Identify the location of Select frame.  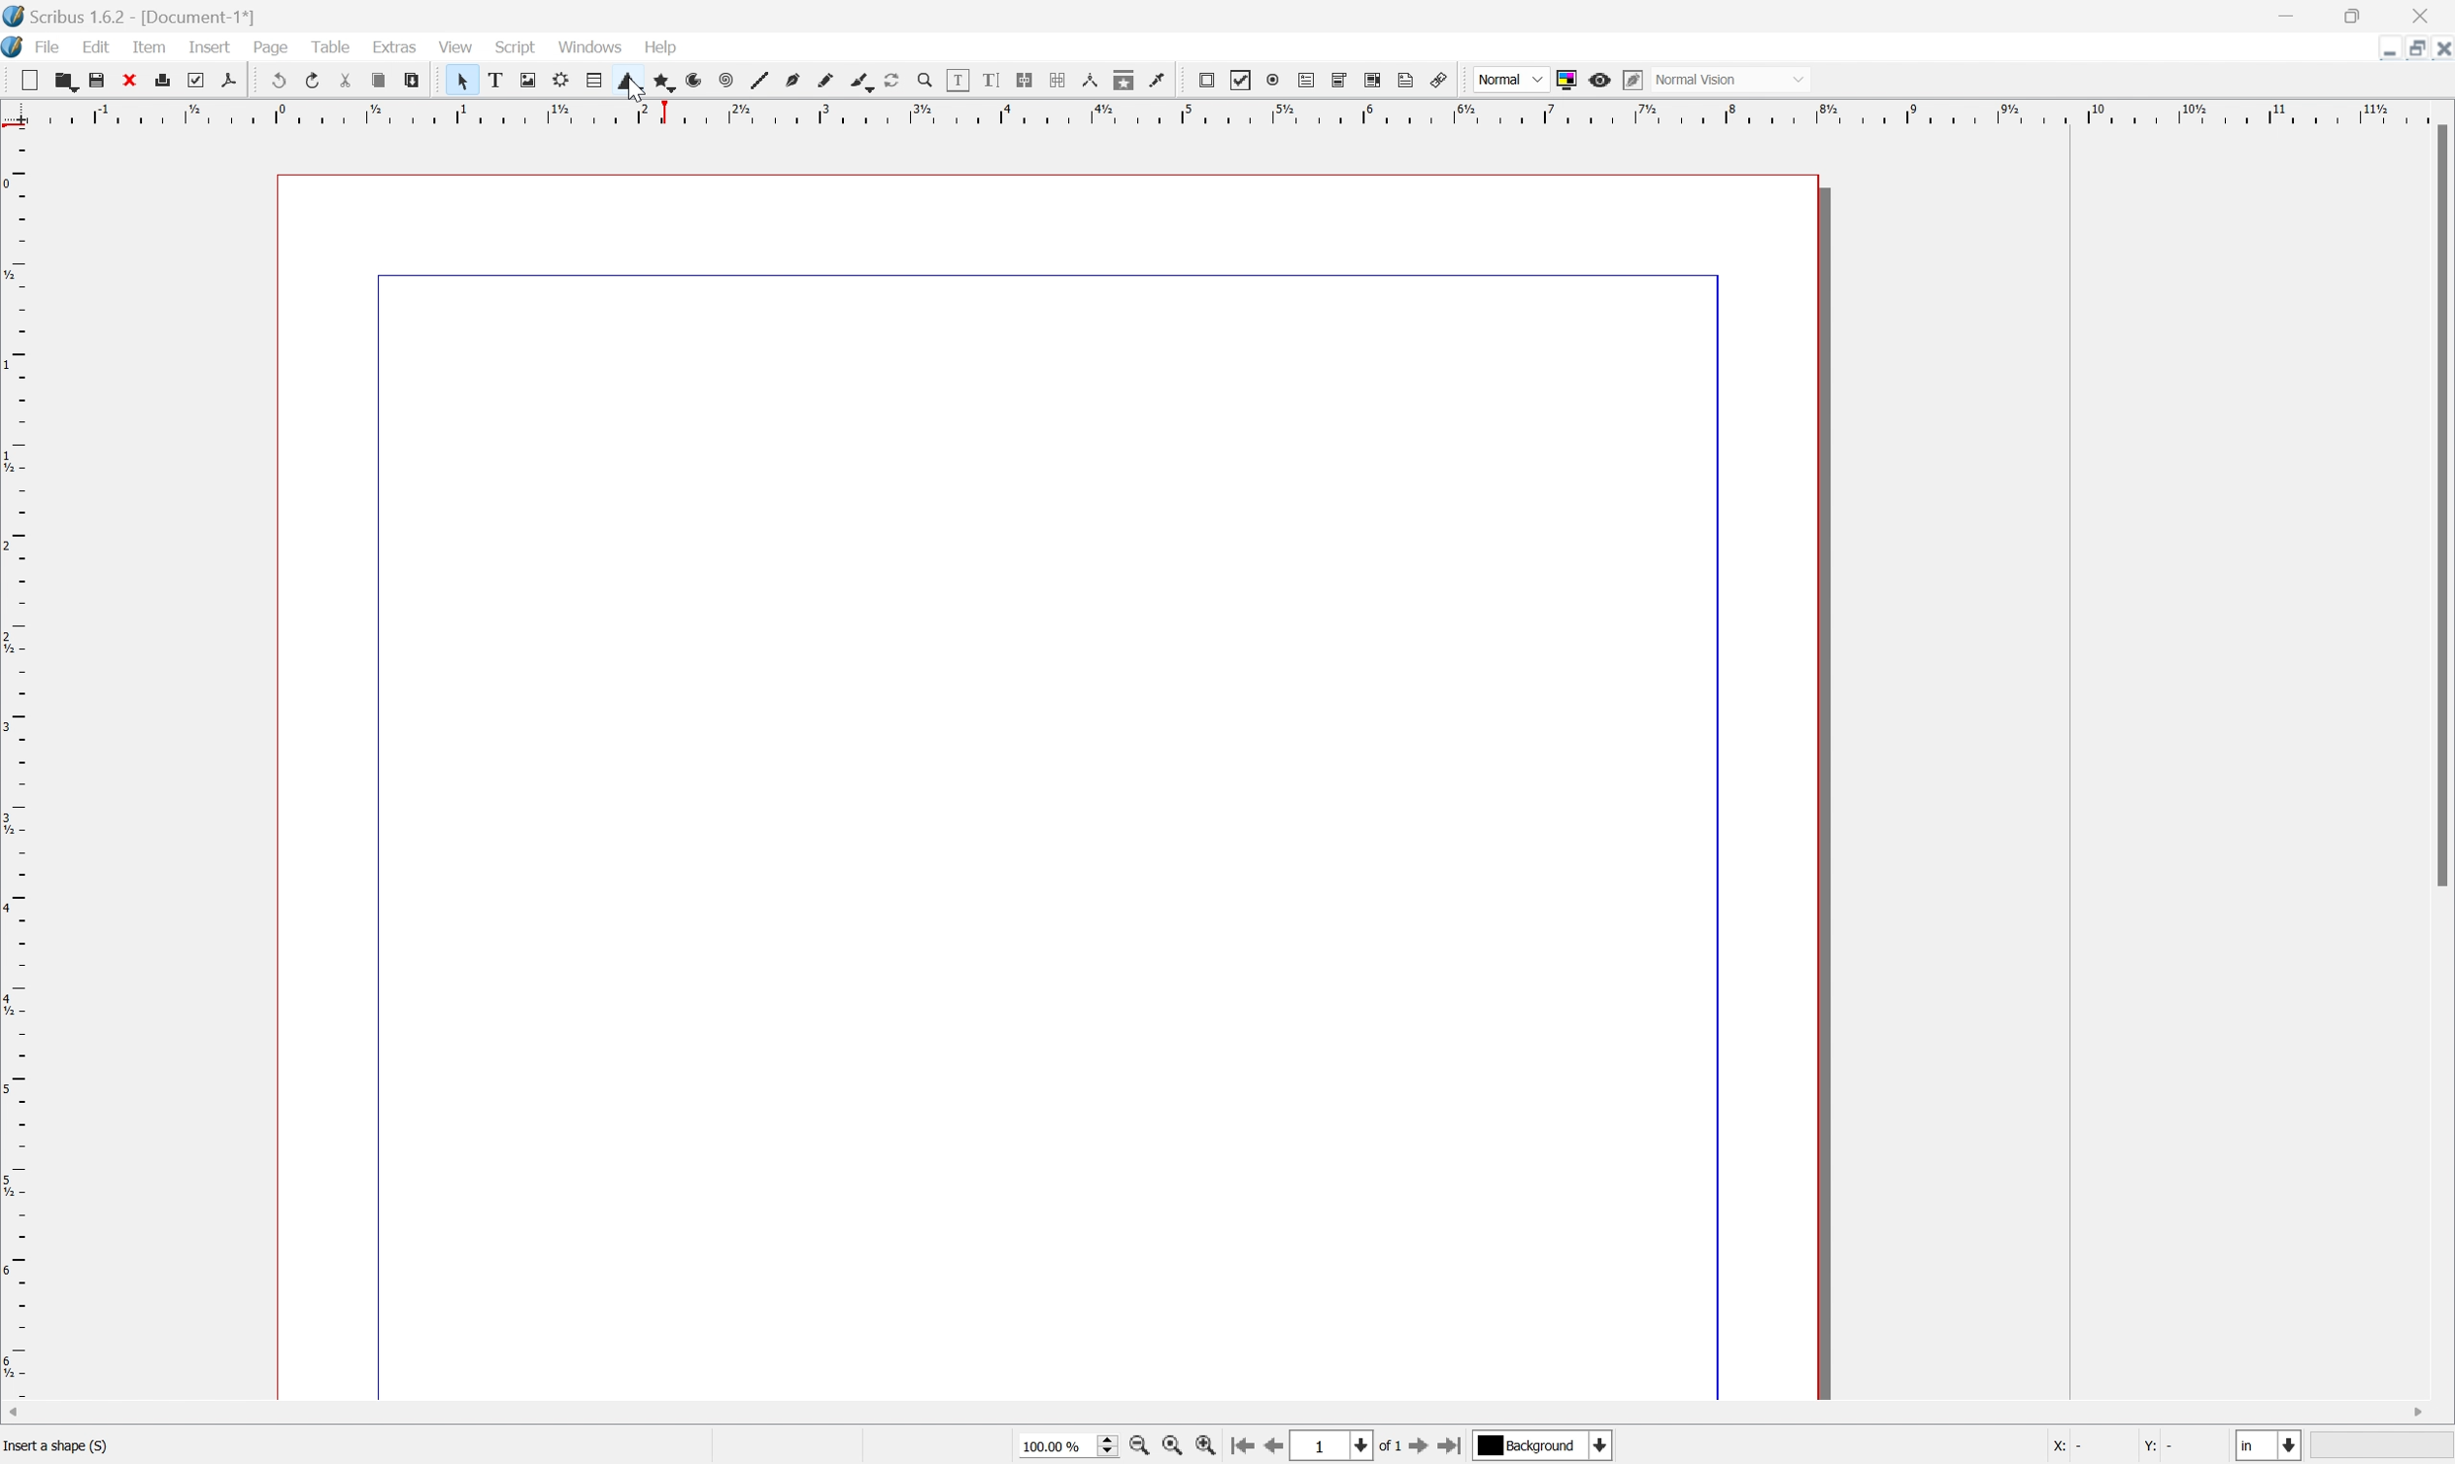
(465, 83).